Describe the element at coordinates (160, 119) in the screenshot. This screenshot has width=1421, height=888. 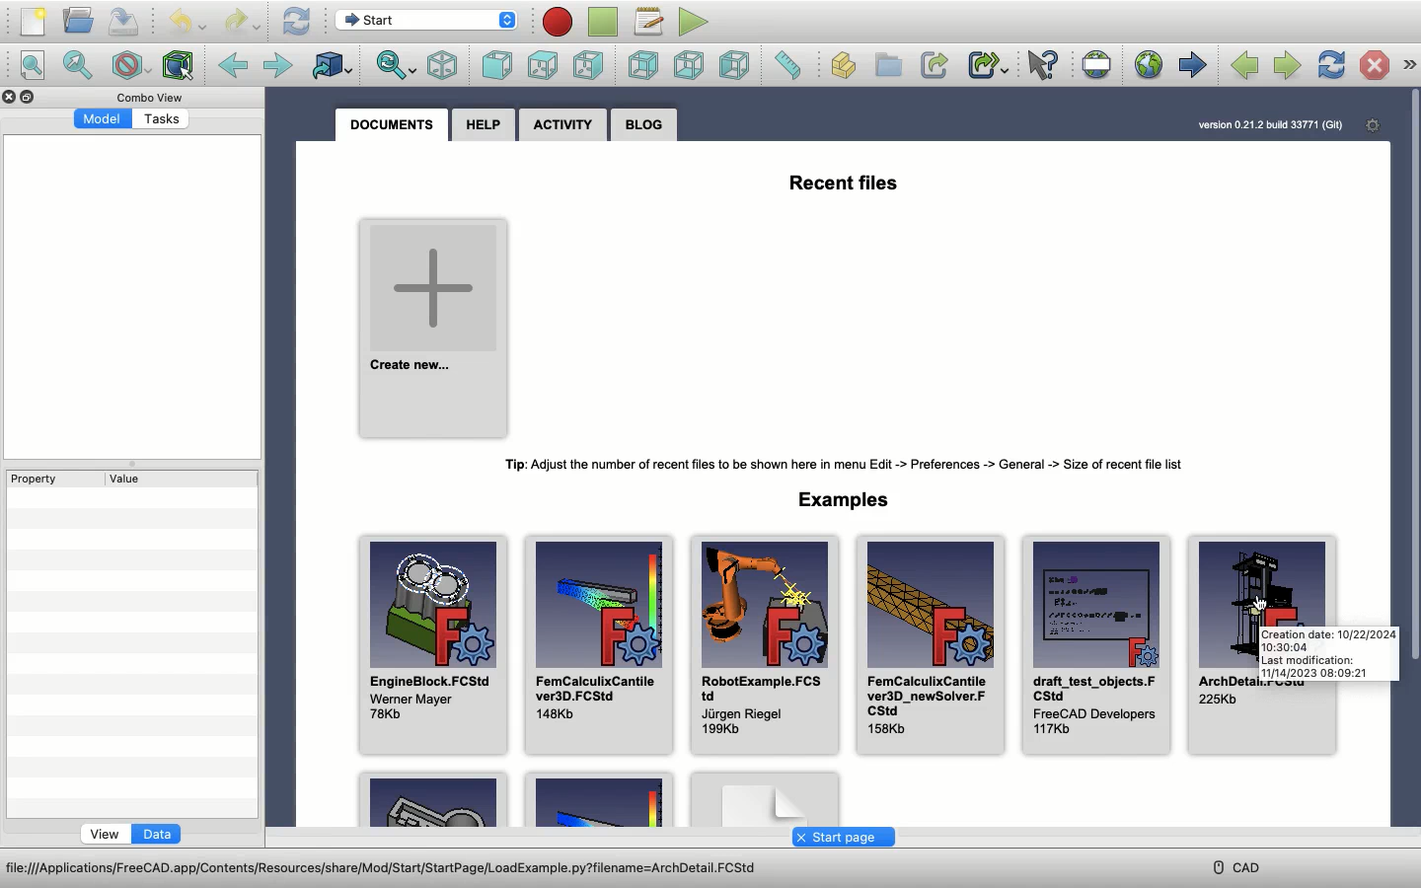
I see `Tasks` at that location.